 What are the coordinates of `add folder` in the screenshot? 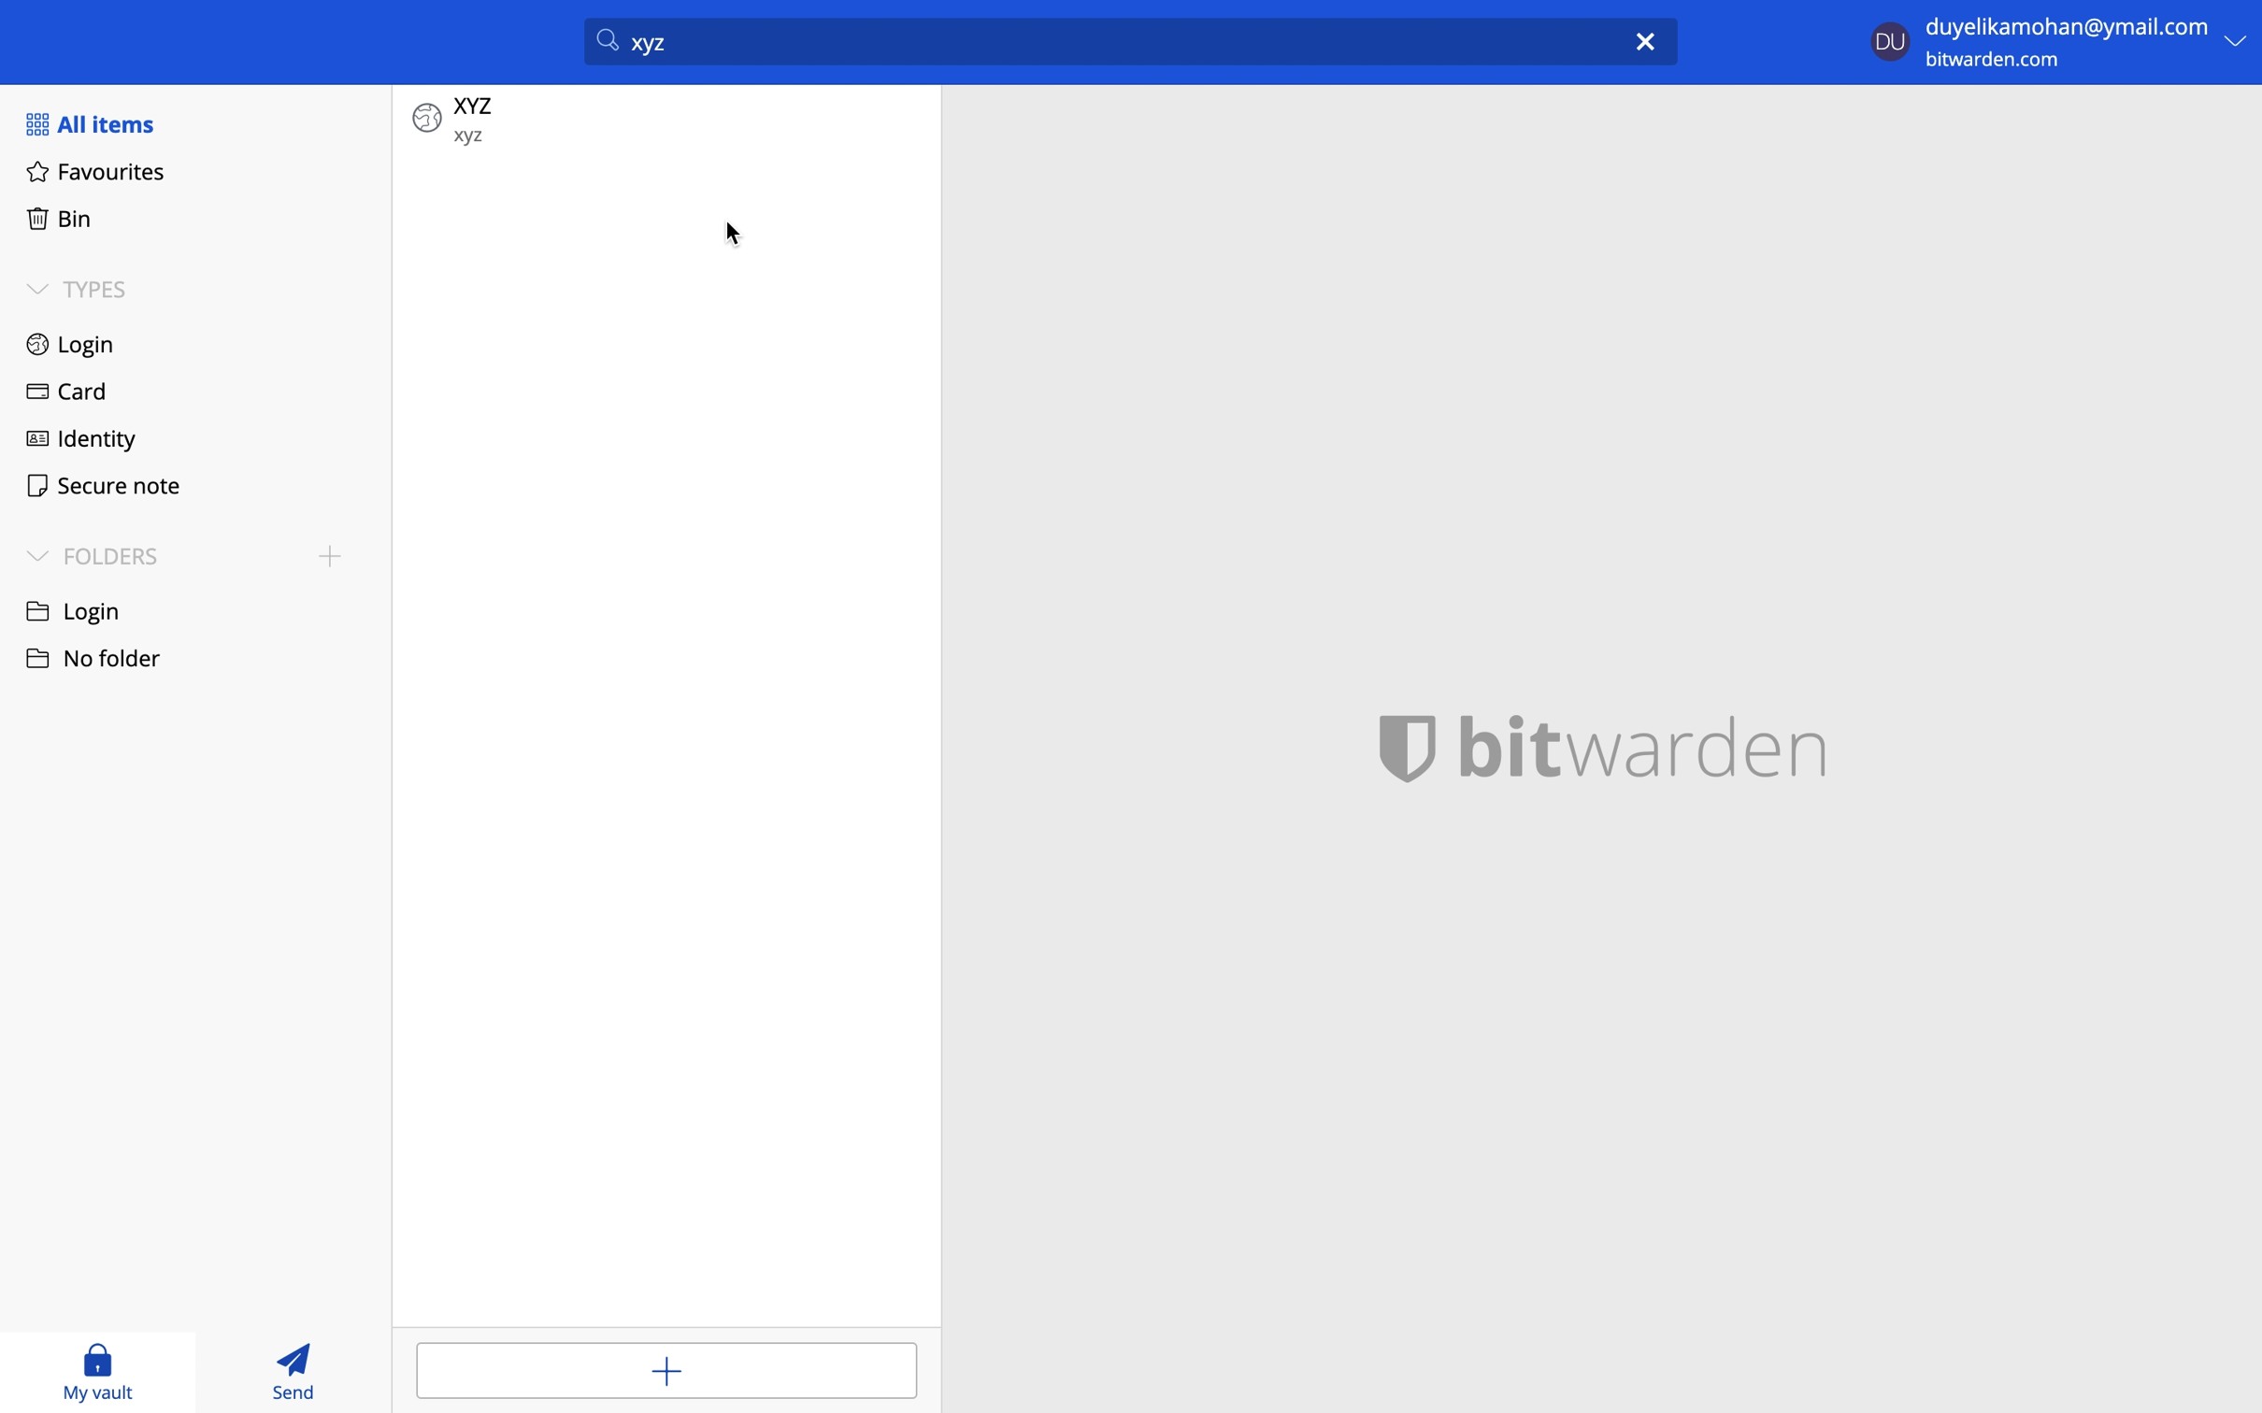 It's located at (329, 560).